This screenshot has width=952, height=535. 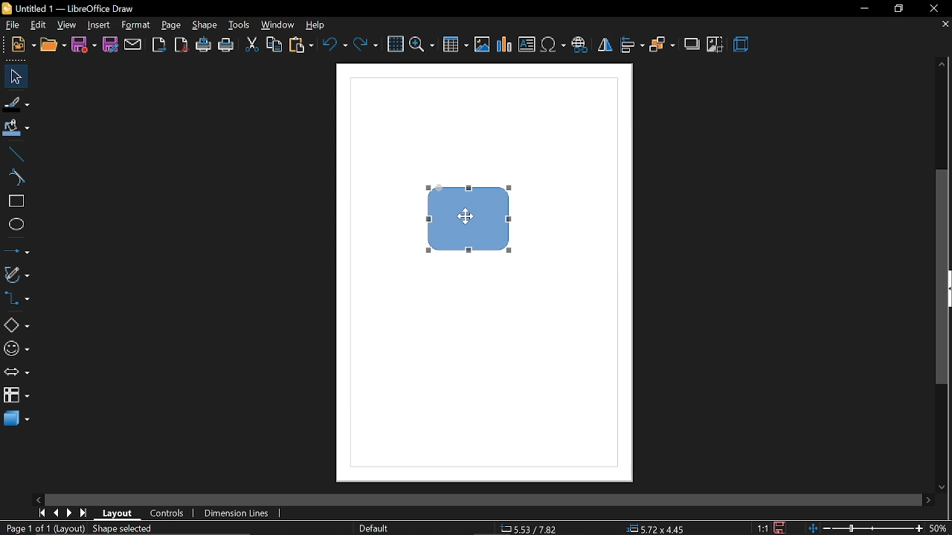 I want to click on flowchart, so click(x=16, y=395).